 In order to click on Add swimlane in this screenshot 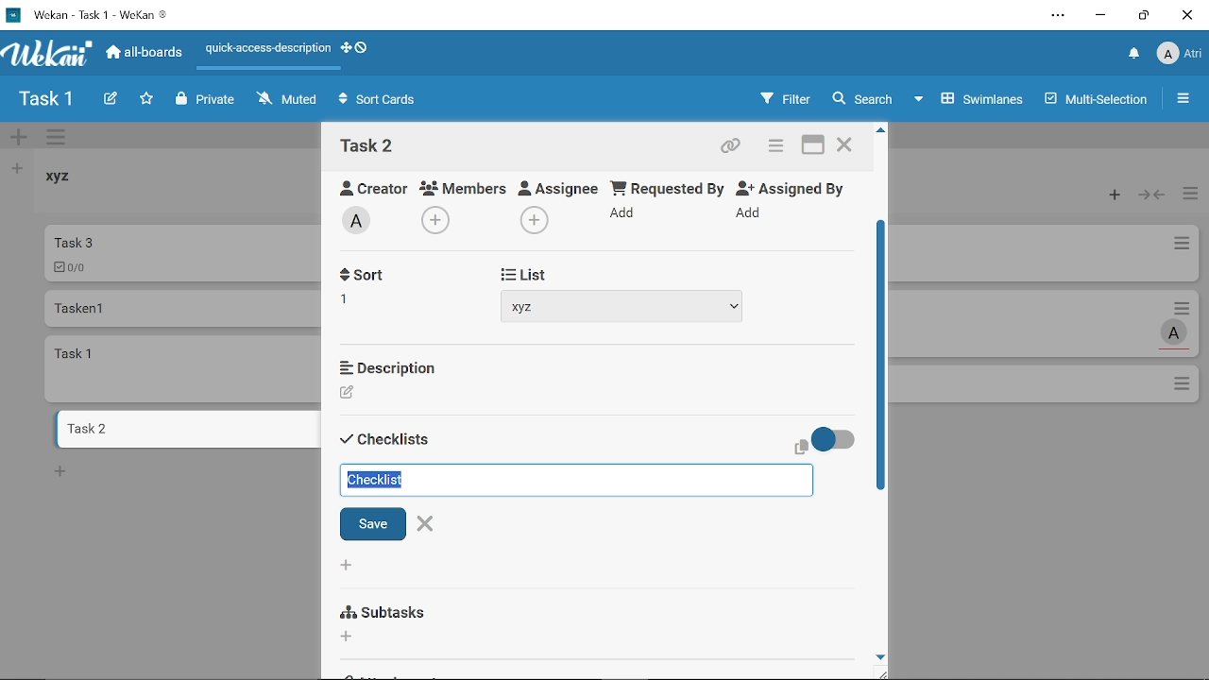, I will do `click(19, 139)`.